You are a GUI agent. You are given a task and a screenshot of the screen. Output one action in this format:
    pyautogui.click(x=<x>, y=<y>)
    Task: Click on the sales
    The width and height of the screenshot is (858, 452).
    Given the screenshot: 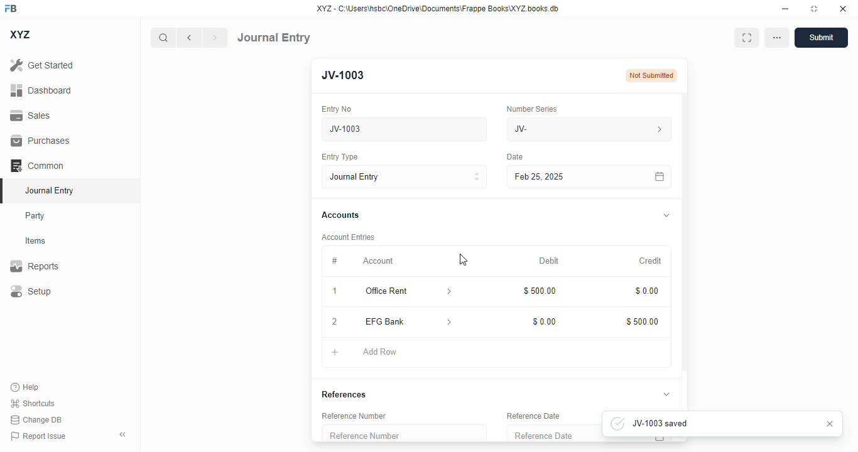 What is the action you would take?
    pyautogui.click(x=32, y=116)
    